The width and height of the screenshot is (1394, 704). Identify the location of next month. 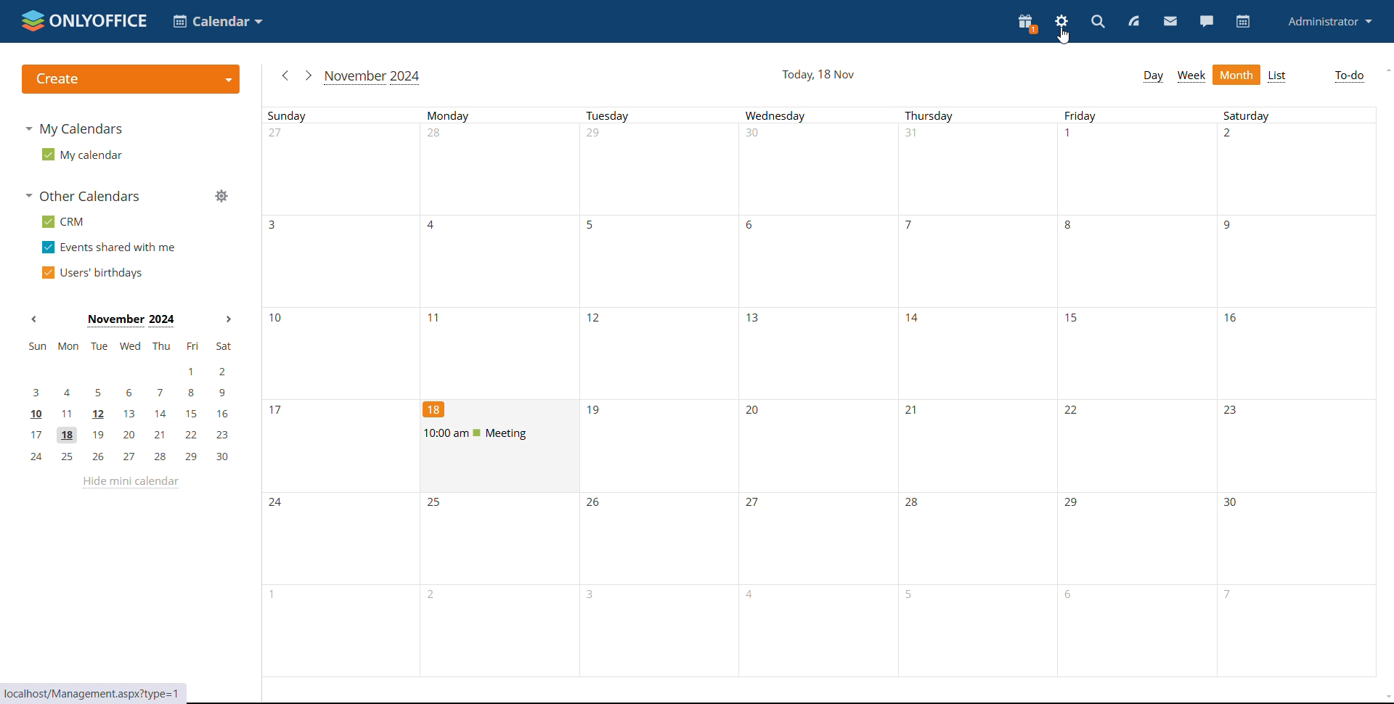
(307, 75).